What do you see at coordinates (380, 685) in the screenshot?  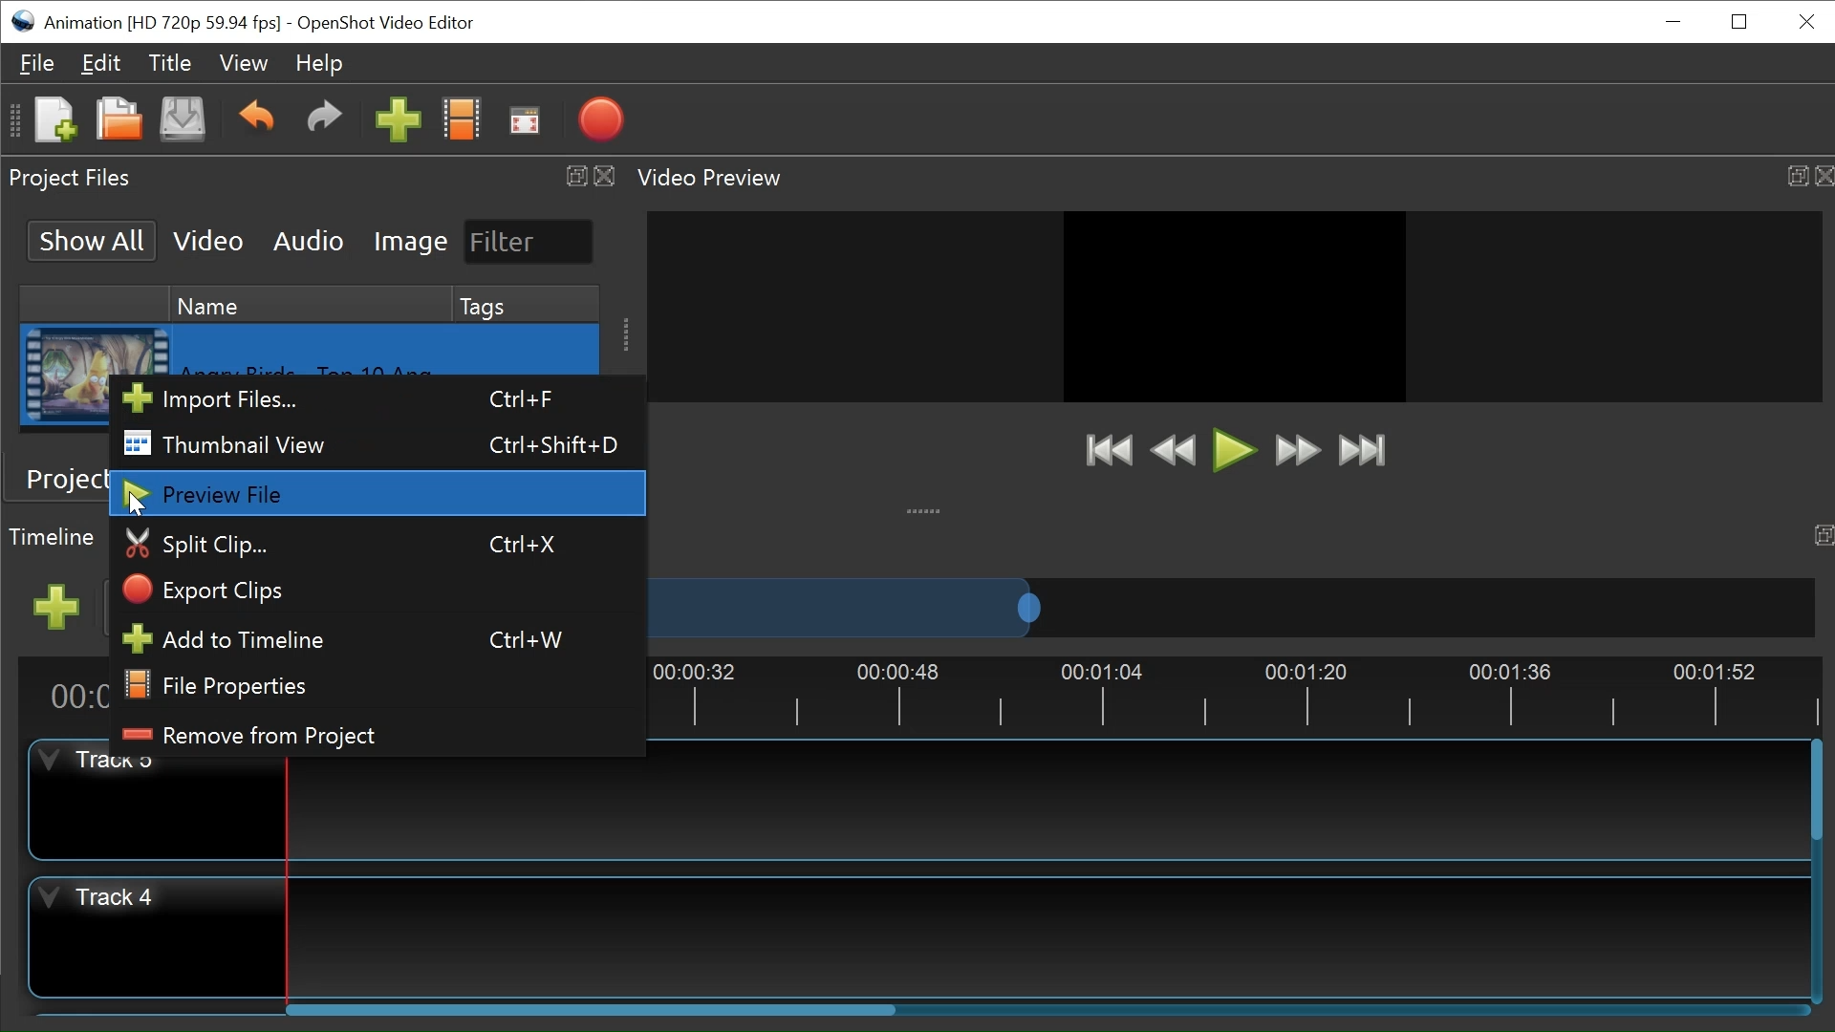 I see `File Properties` at bounding box center [380, 685].